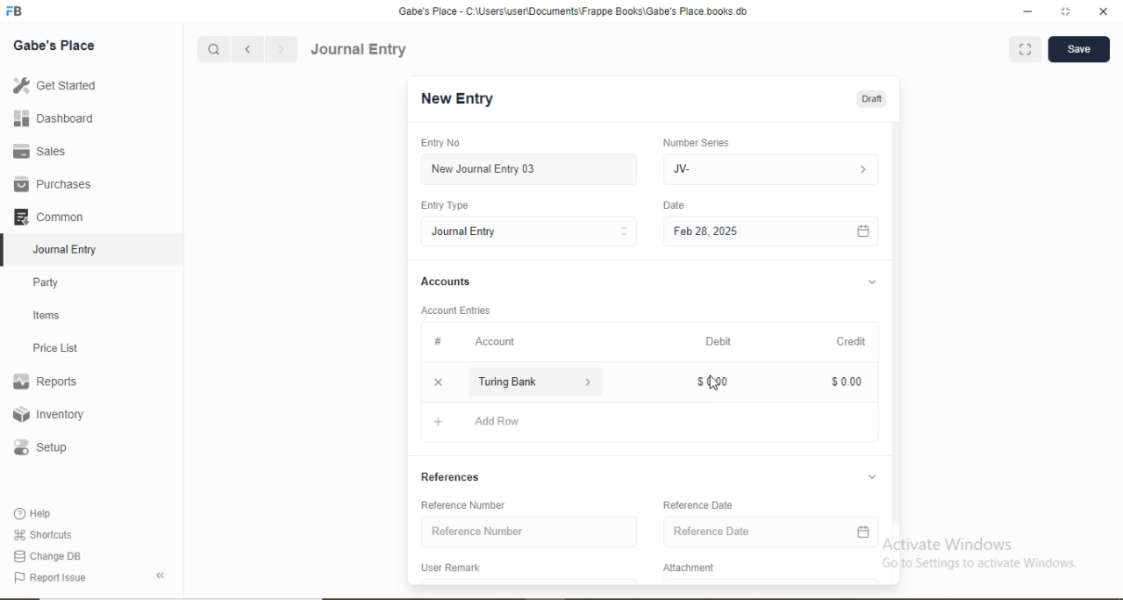  What do you see at coordinates (625, 232) in the screenshot?
I see `Stepper Buttons` at bounding box center [625, 232].